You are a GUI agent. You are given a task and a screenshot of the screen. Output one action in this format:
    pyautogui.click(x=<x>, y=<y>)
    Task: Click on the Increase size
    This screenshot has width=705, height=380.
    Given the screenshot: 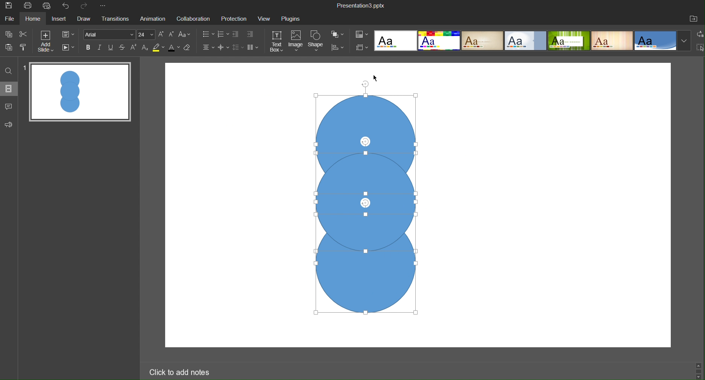 What is the action you would take?
    pyautogui.click(x=161, y=34)
    